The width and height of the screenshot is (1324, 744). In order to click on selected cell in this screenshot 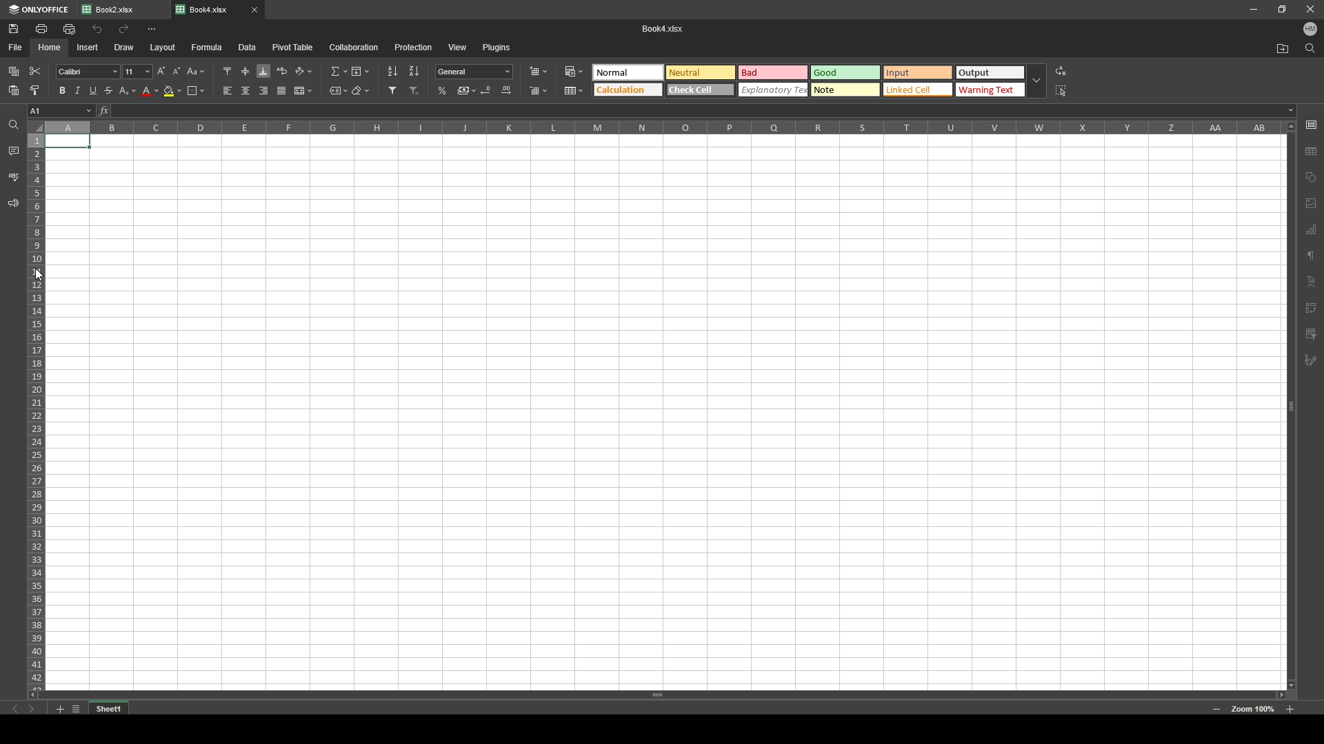, I will do `click(61, 111)`.